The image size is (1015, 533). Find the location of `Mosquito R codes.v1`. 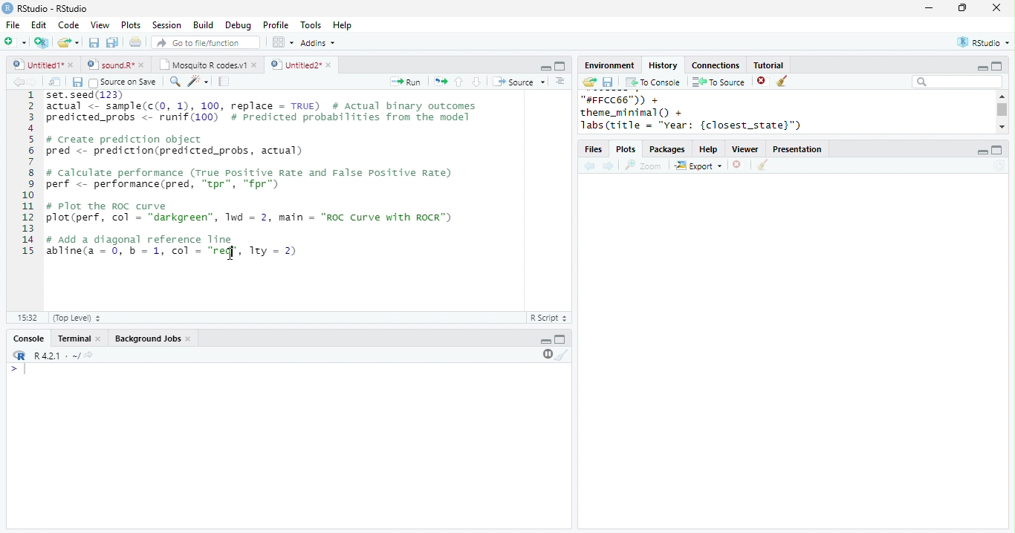

Mosquito R codes.v1 is located at coordinates (203, 65).